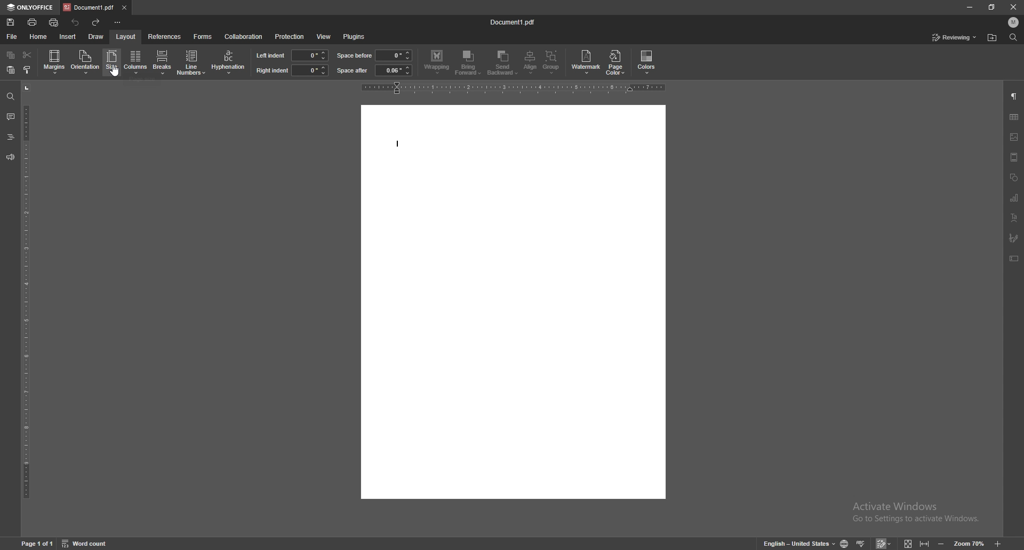 The width and height of the screenshot is (1024, 550). Describe the element at coordinates (514, 21) in the screenshot. I see `file name` at that location.